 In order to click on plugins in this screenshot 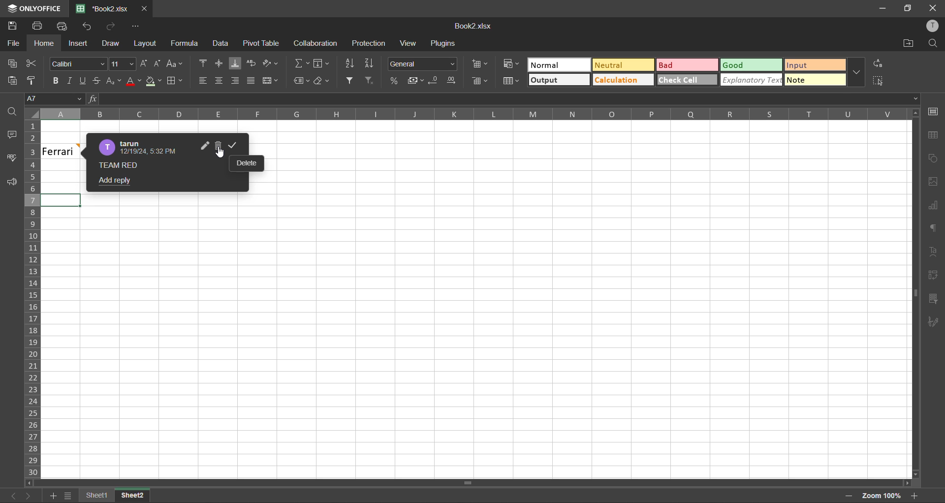, I will do `click(443, 43)`.